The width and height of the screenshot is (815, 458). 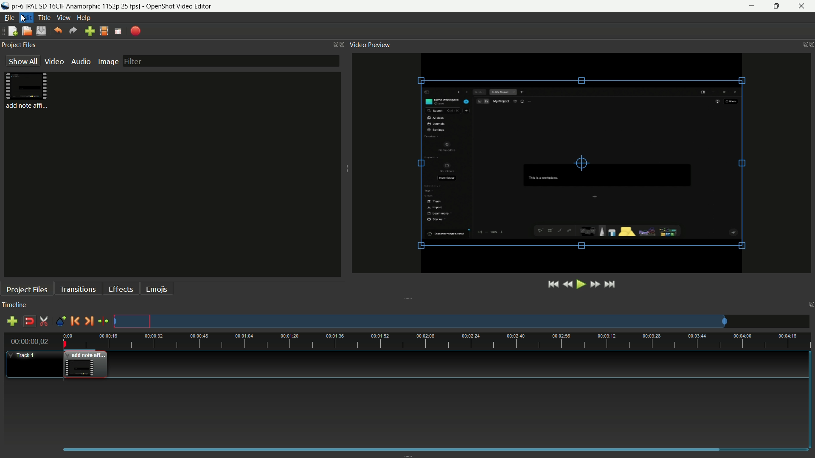 What do you see at coordinates (612, 284) in the screenshot?
I see `jump to end` at bounding box center [612, 284].